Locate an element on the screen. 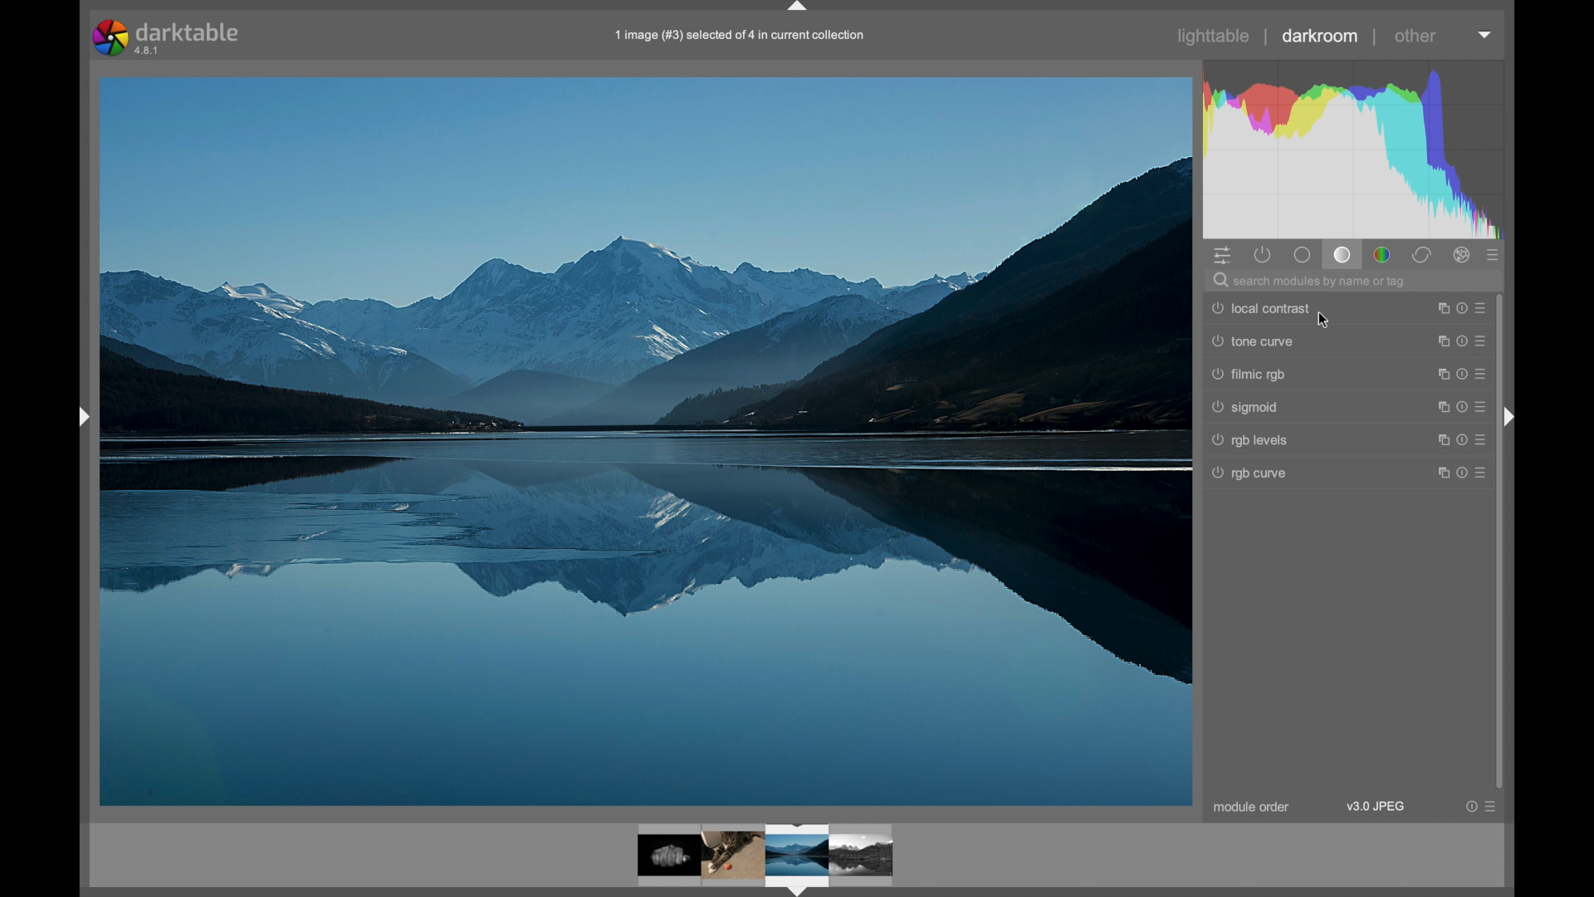 Image resolution: width=1594 pixels, height=897 pixels. other is located at coordinates (1416, 35).